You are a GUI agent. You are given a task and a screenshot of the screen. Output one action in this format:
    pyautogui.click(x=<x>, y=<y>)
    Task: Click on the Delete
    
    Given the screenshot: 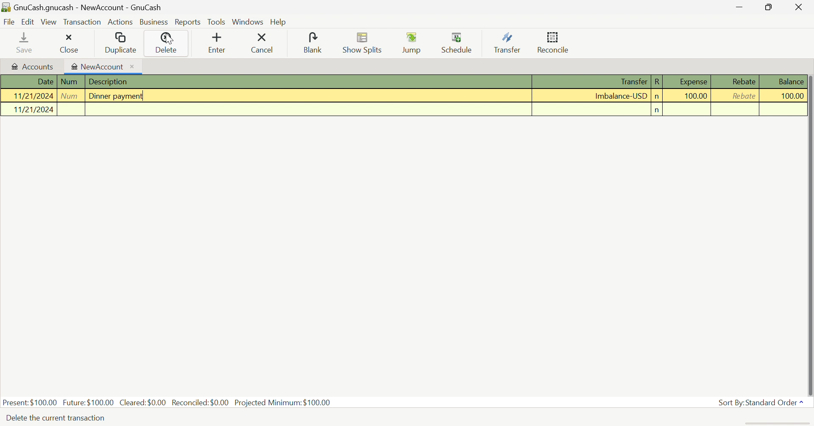 What is the action you would take?
    pyautogui.click(x=168, y=43)
    